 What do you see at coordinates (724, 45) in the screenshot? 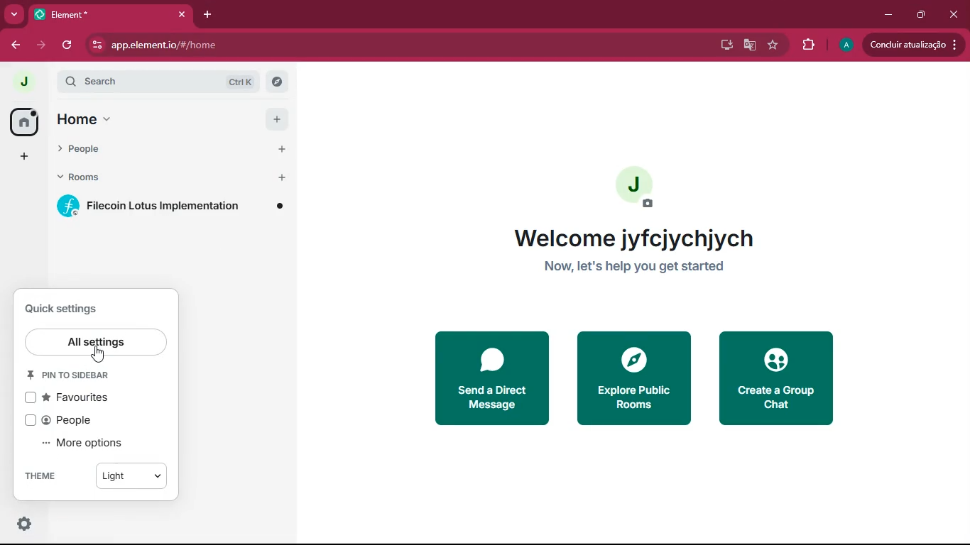
I see `desktop` at bounding box center [724, 45].